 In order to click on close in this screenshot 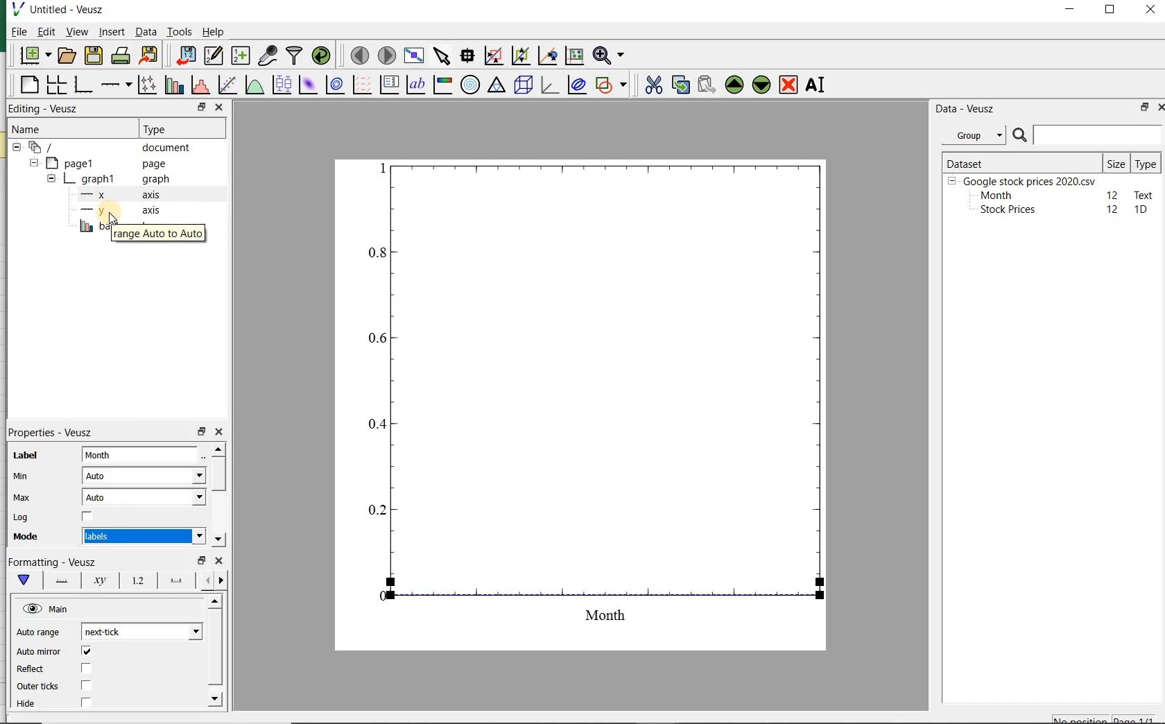, I will do `click(220, 432)`.